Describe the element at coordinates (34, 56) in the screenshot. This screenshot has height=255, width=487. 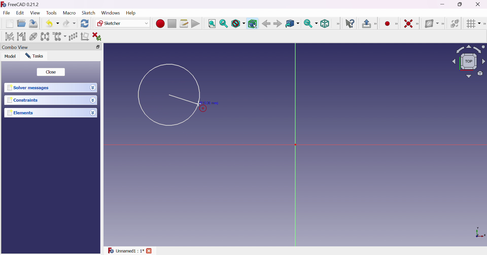
I see `Tasks` at that location.